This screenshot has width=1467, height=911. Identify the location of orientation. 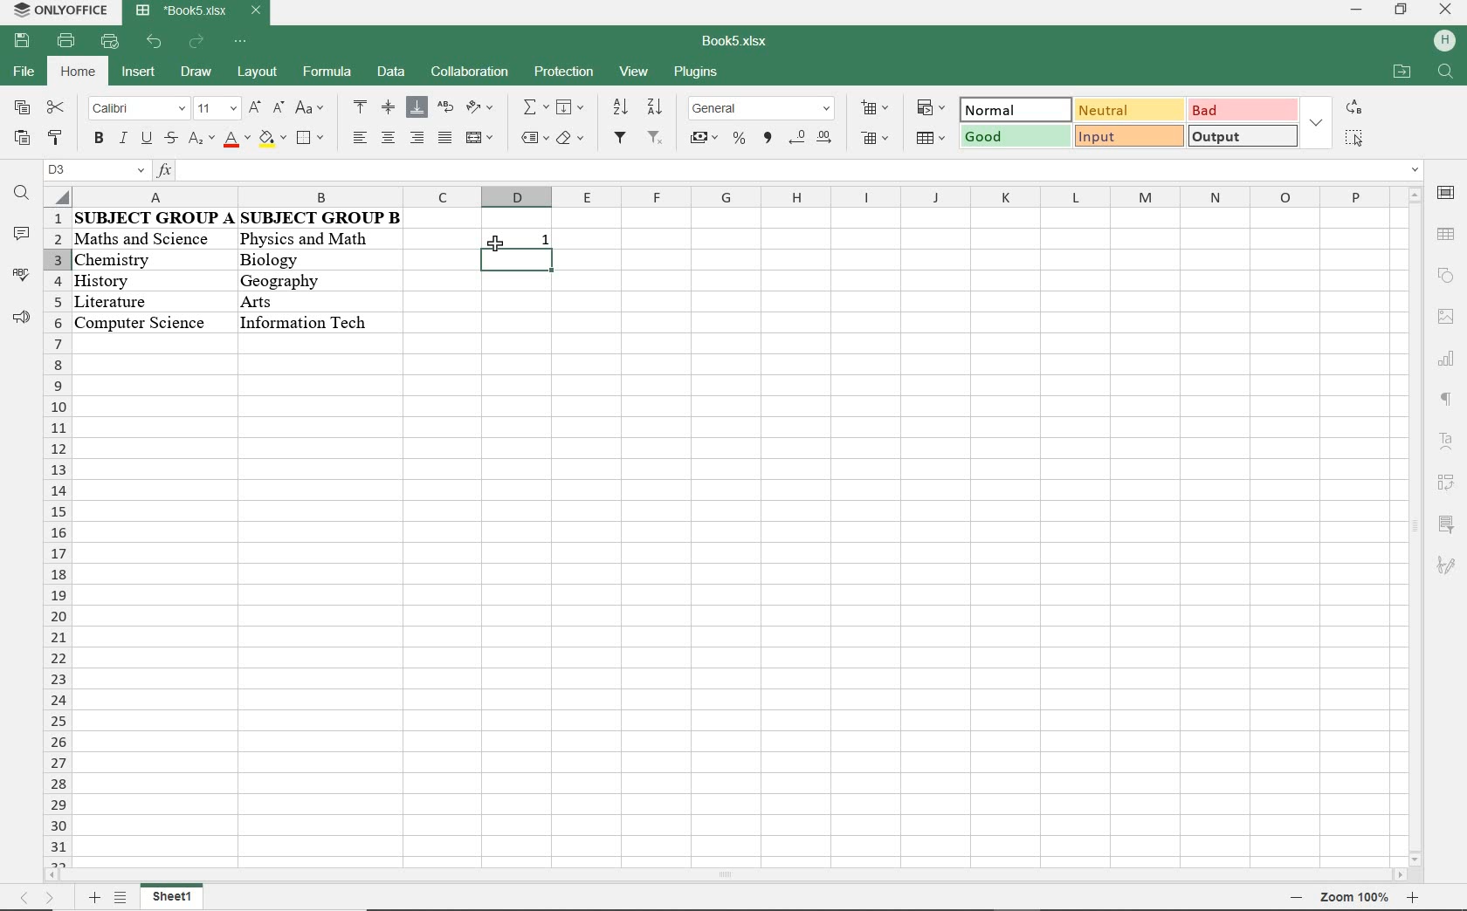
(479, 108).